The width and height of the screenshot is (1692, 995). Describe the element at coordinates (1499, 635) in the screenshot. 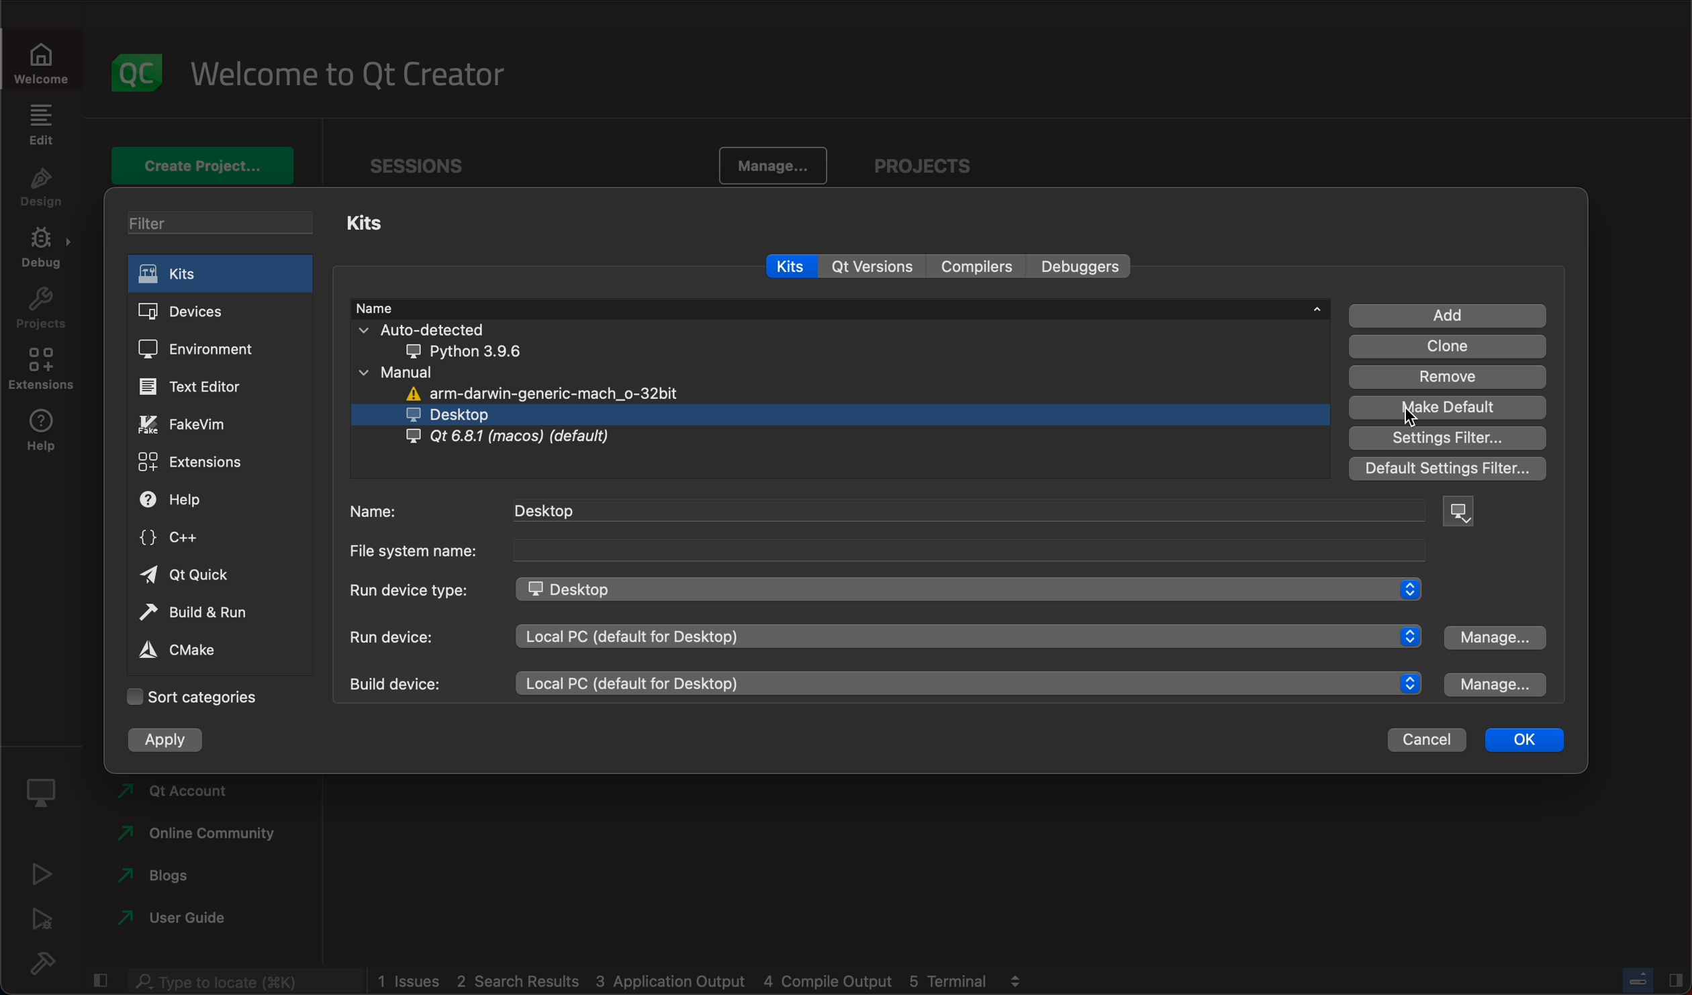

I see `manage` at that location.